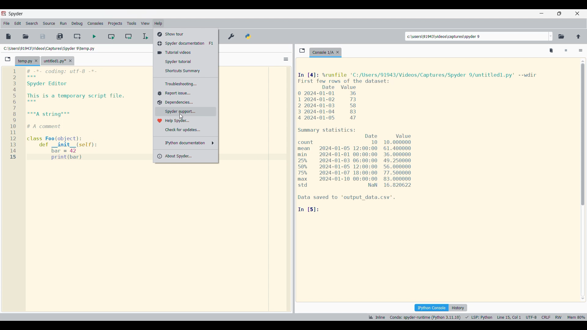 Image resolution: width=587 pixels, height=330 pixels. Describe the element at coordinates (186, 103) in the screenshot. I see `Dependencies` at that location.